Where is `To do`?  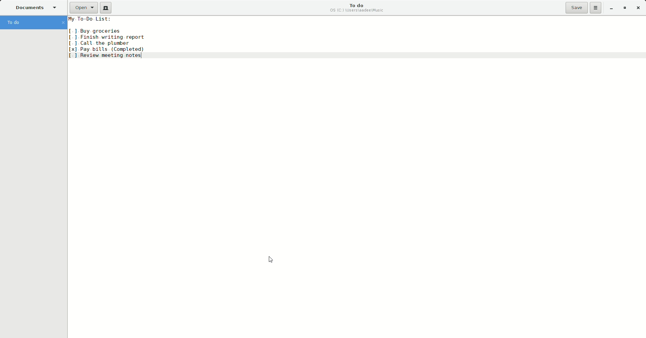 To do is located at coordinates (358, 8).